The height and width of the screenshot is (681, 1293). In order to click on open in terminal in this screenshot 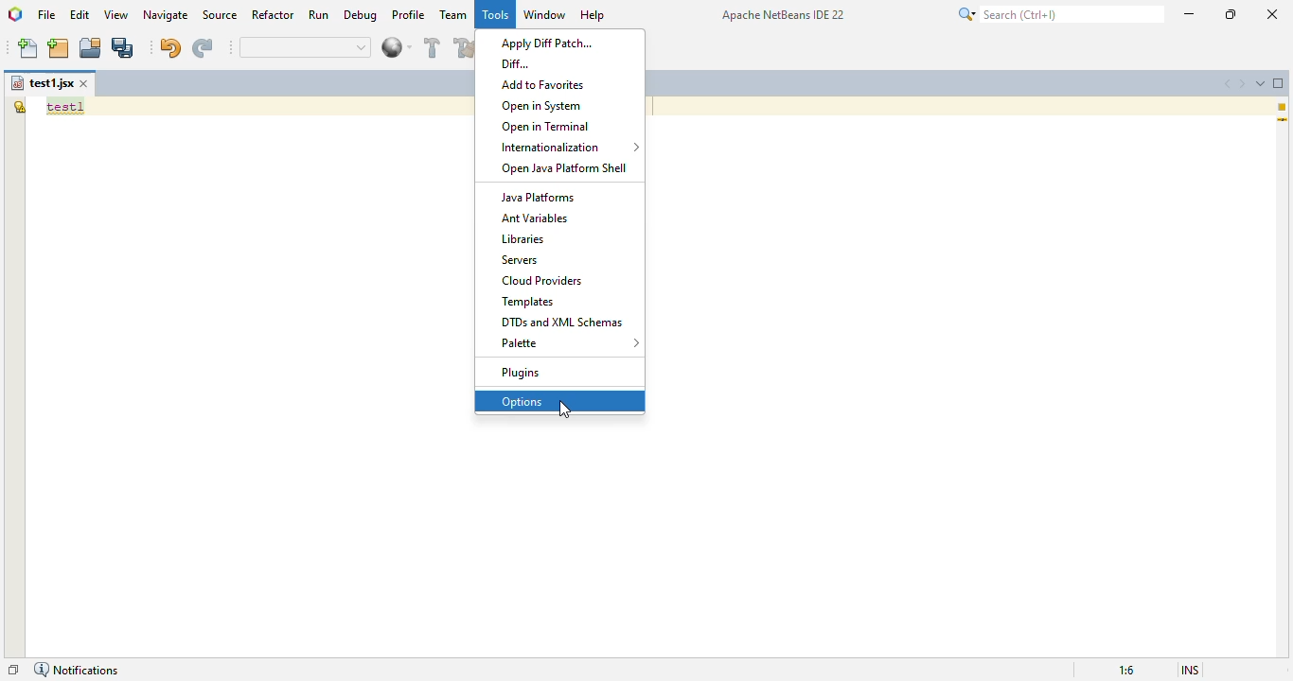, I will do `click(547, 127)`.